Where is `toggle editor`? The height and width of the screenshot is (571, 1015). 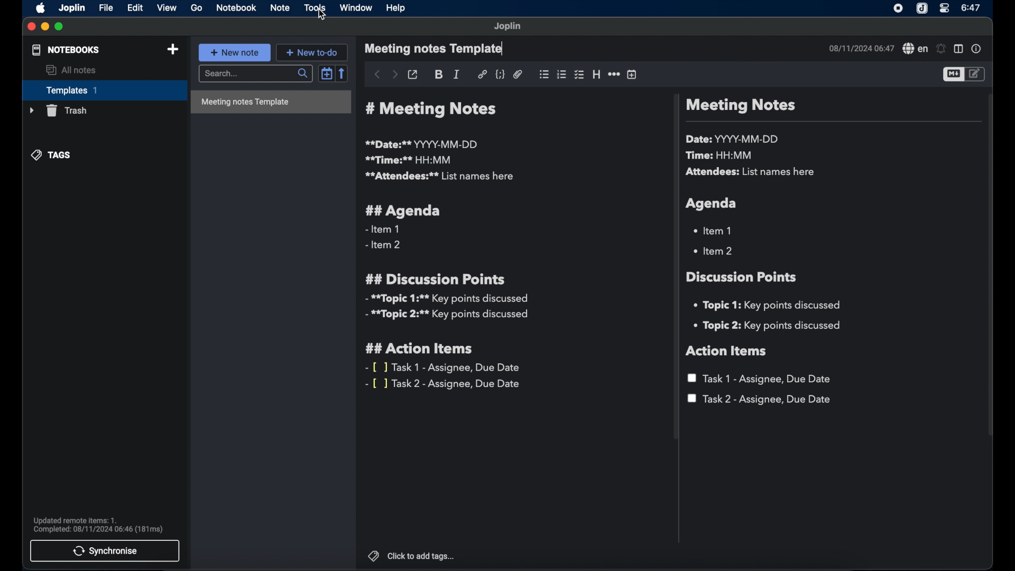
toggle editor is located at coordinates (952, 75).